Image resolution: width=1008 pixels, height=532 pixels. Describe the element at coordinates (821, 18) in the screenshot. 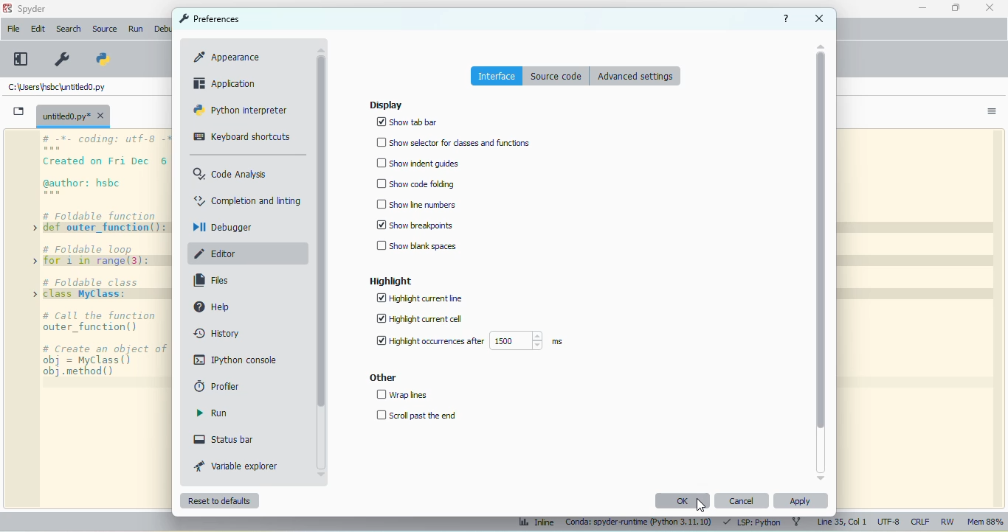

I see `close` at that location.